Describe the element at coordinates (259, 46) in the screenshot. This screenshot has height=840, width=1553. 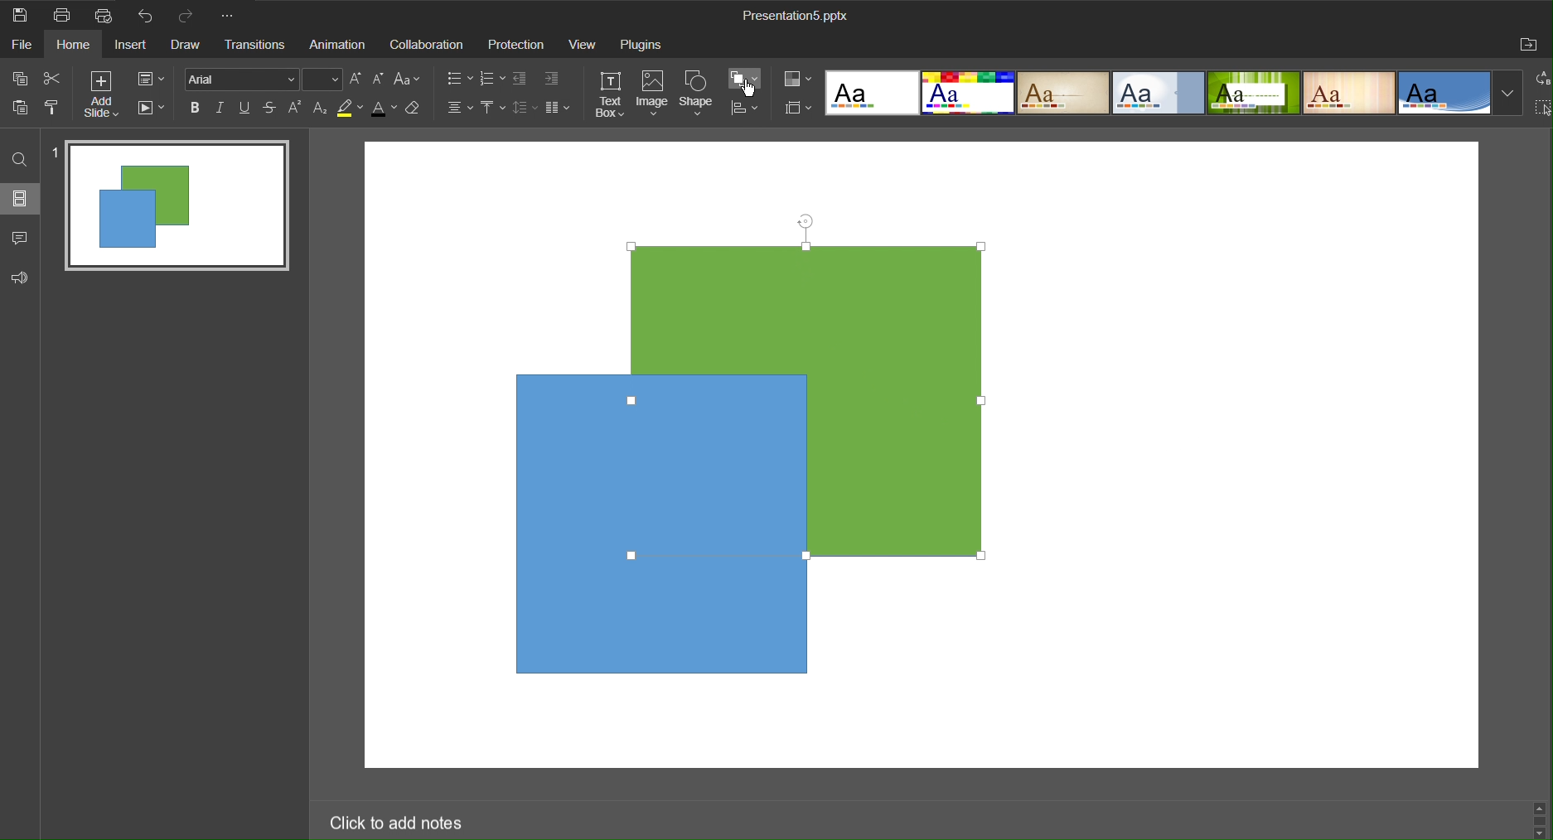
I see `Transitions` at that location.